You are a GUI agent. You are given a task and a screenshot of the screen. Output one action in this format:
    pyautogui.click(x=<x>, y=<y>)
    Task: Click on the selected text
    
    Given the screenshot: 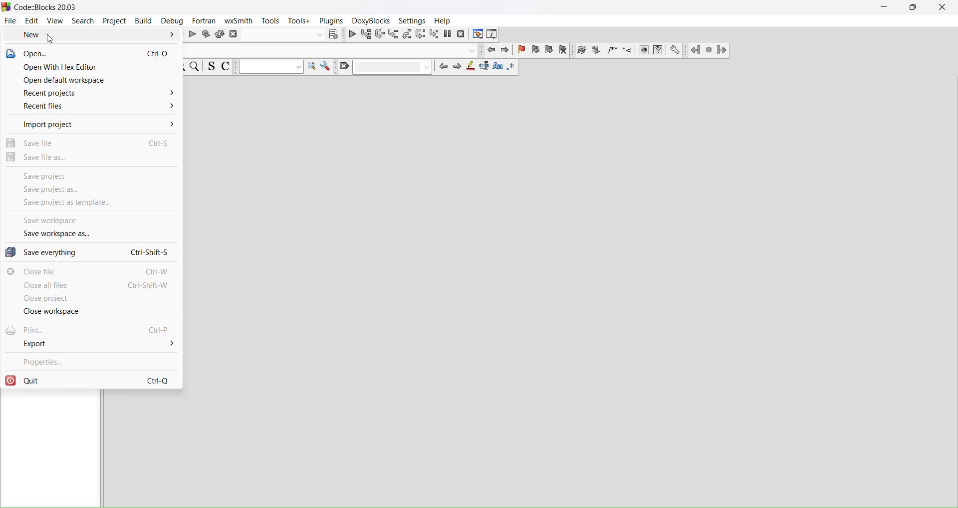 What is the action you would take?
    pyautogui.click(x=485, y=68)
    